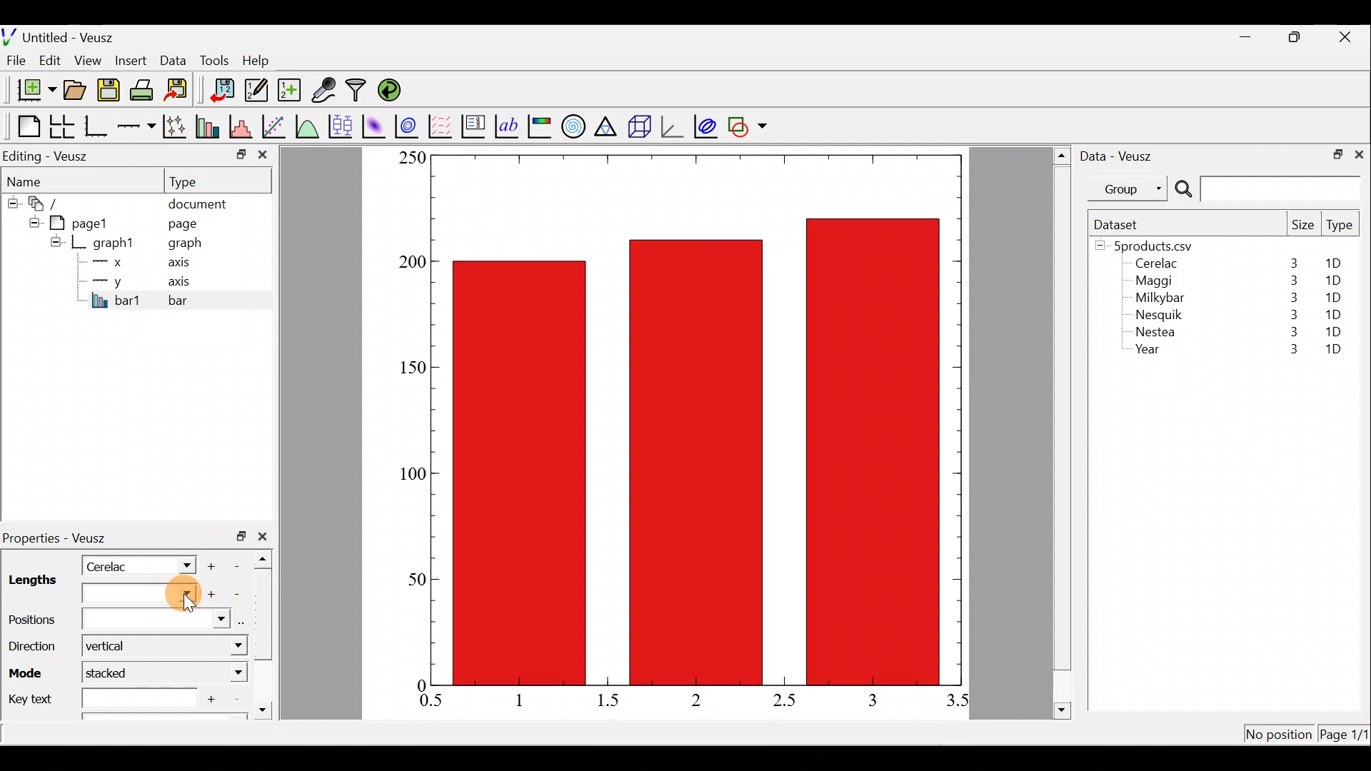  What do you see at coordinates (241, 536) in the screenshot?
I see `restore down` at bounding box center [241, 536].